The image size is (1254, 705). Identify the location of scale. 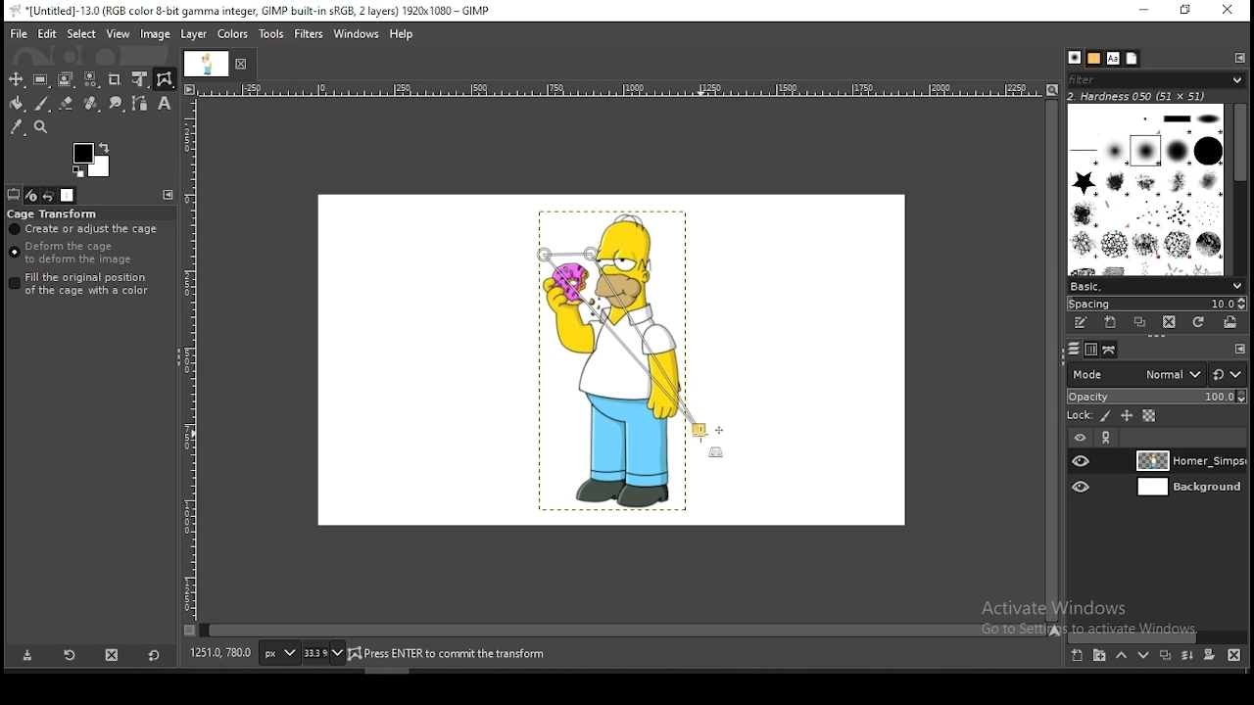
(189, 364).